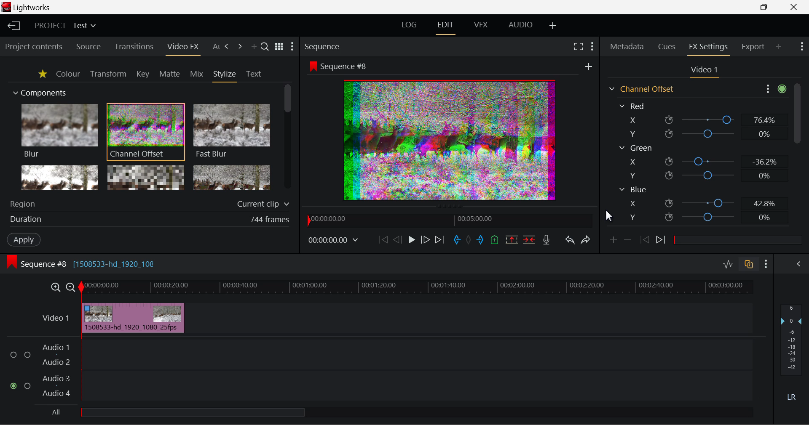 The width and height of the screenshot is (809, 425). I want to click on Green Y, so click(700, 175).